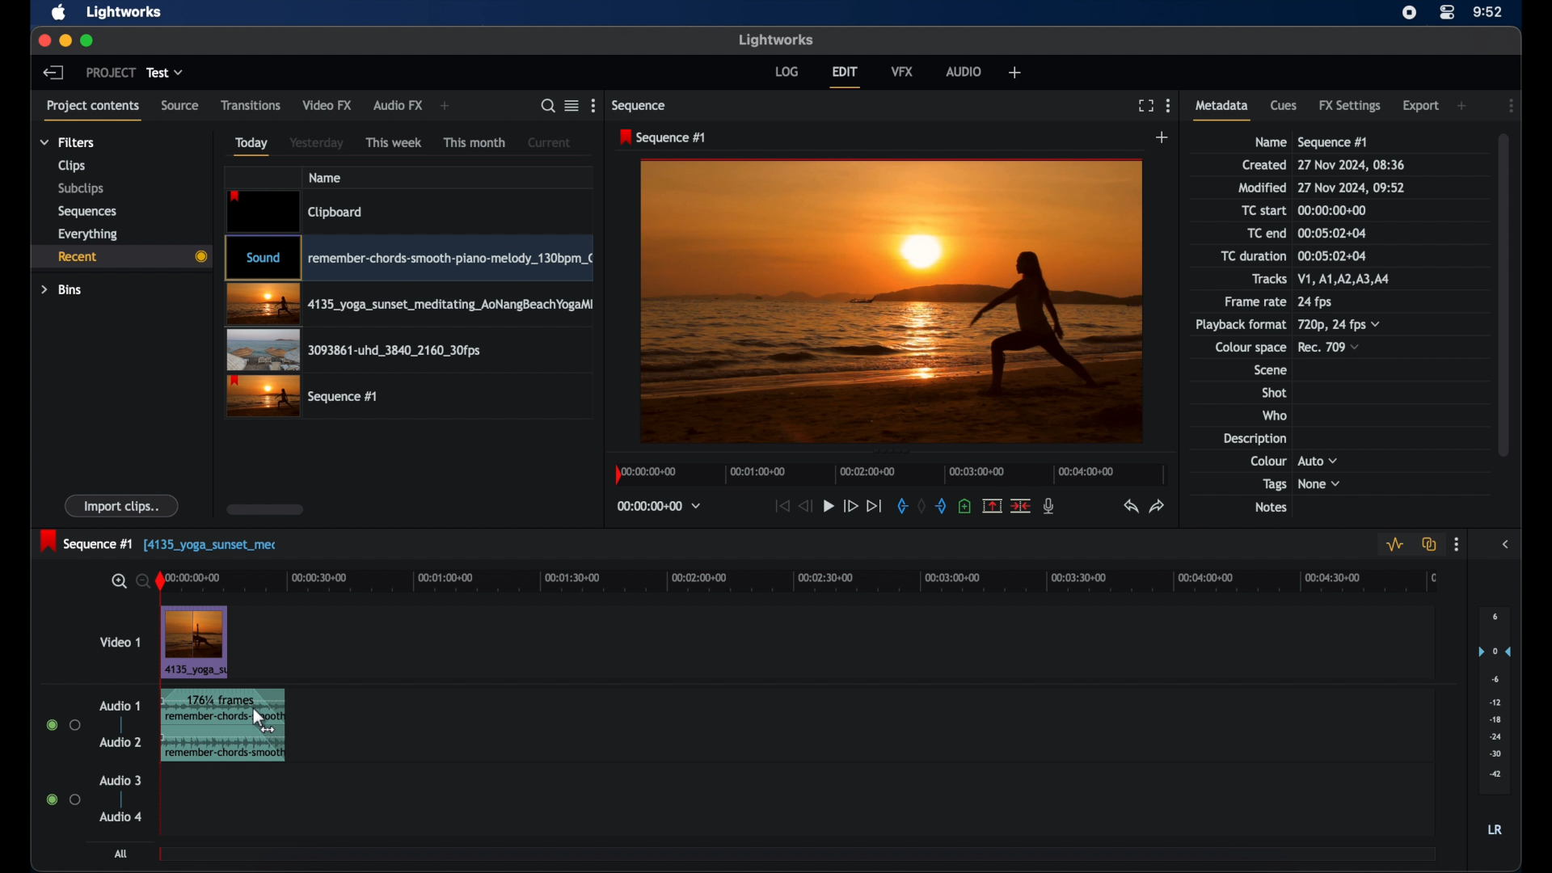 The image size is (1552, 873). Describe the element at coordinates (1158, 505) in the screenshot. I see `redo` at that location.